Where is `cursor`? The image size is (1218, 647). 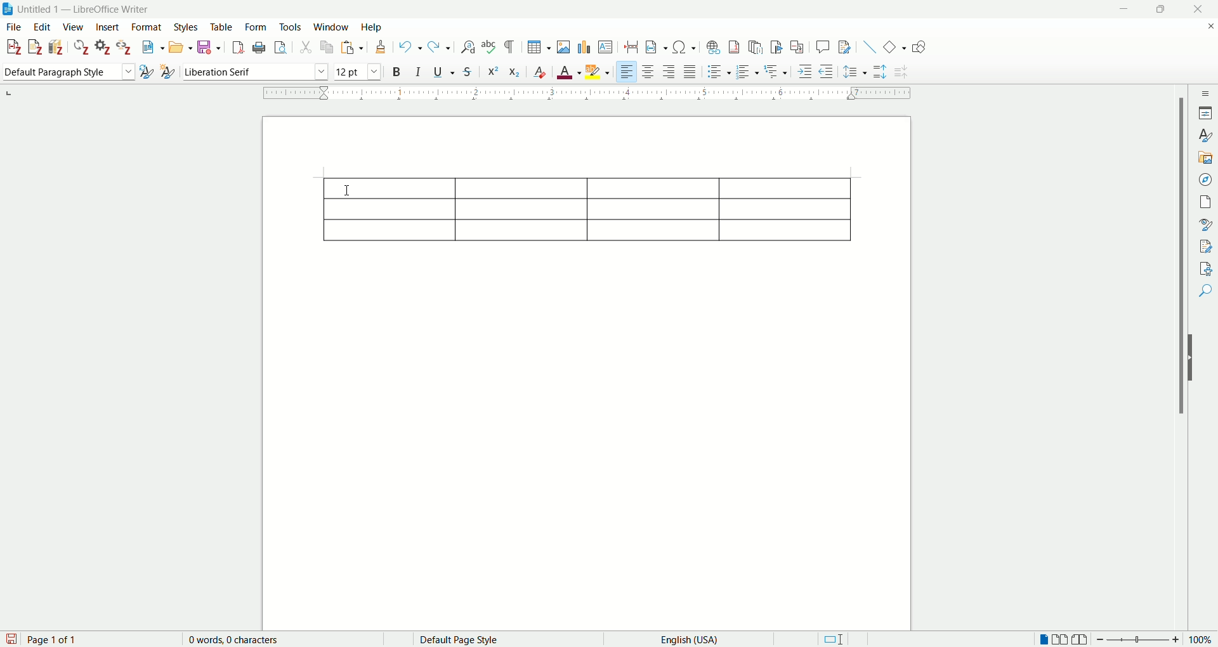
cursor is located at coordinates (346, 192).